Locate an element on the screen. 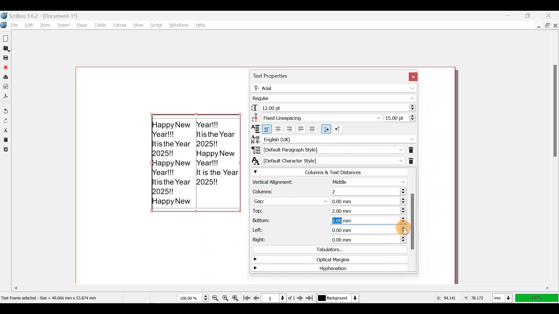 This screenshot has height=314, width=559. Columns & text distances is located at coordinates (329, 172).